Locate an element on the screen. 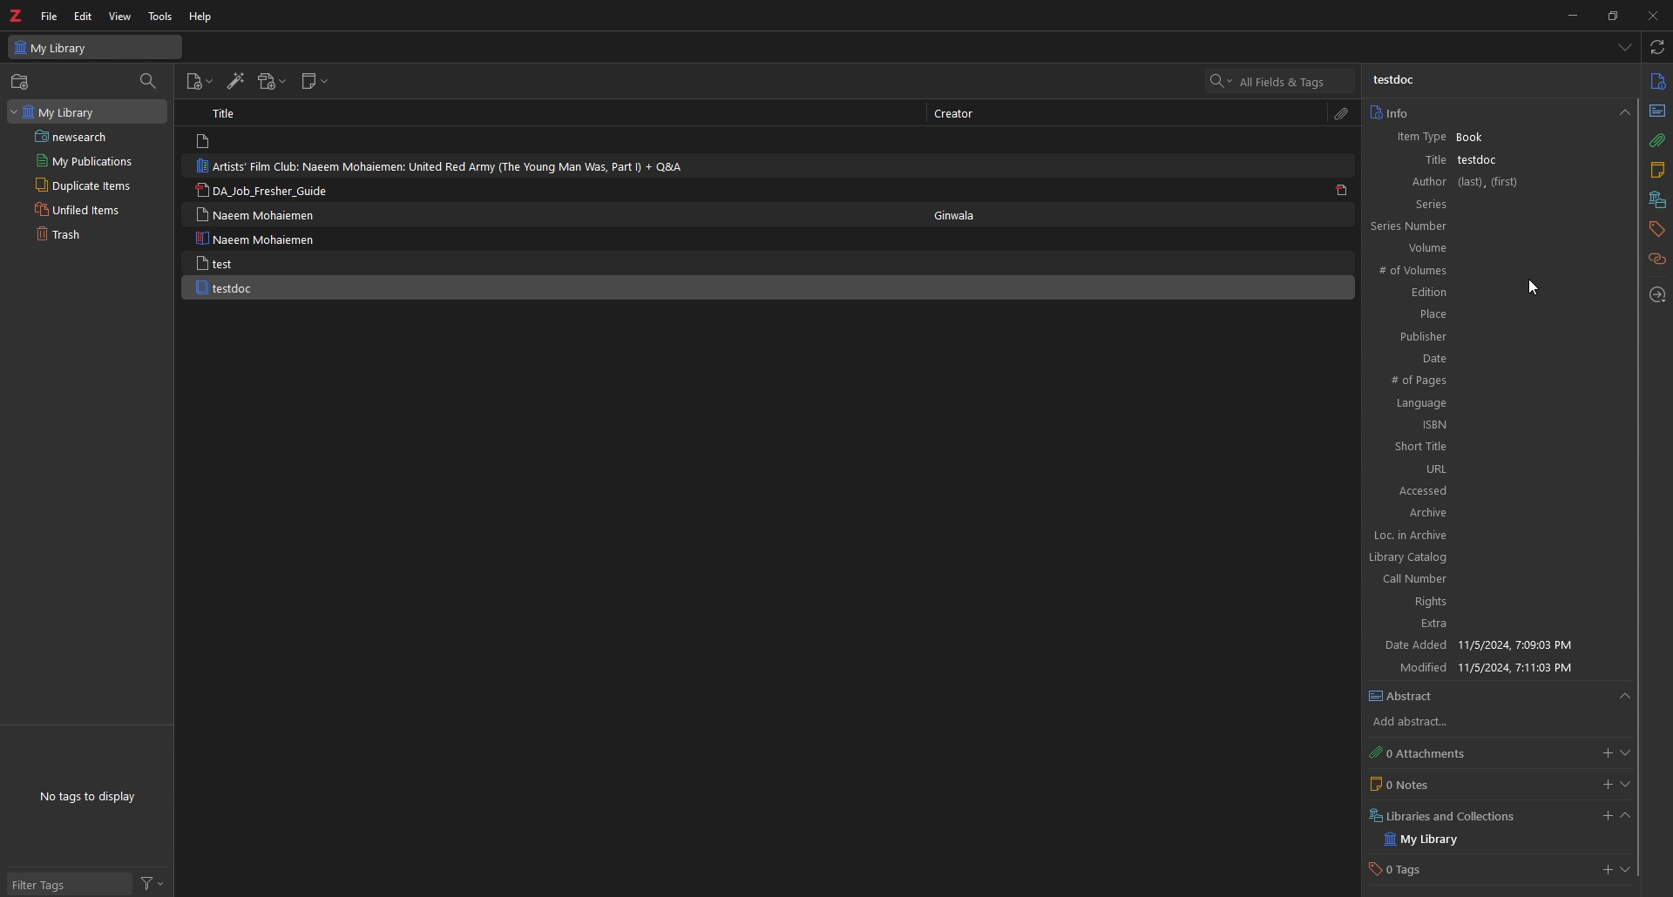 This screenshot has width=1673, height=897. newsearch is located at coordinates (88, 137).